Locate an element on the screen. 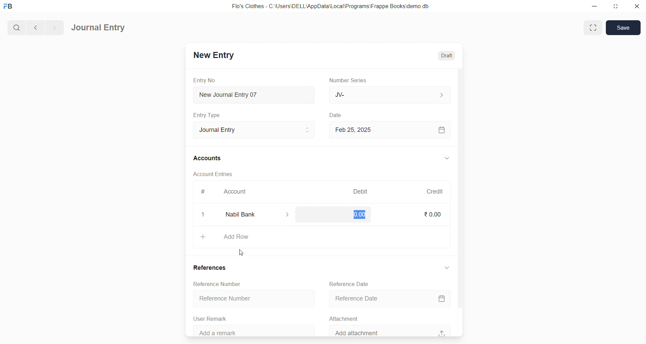 The width and height of the screenshot is (646, 344). Reference Date is located at coordinates (350, 283).